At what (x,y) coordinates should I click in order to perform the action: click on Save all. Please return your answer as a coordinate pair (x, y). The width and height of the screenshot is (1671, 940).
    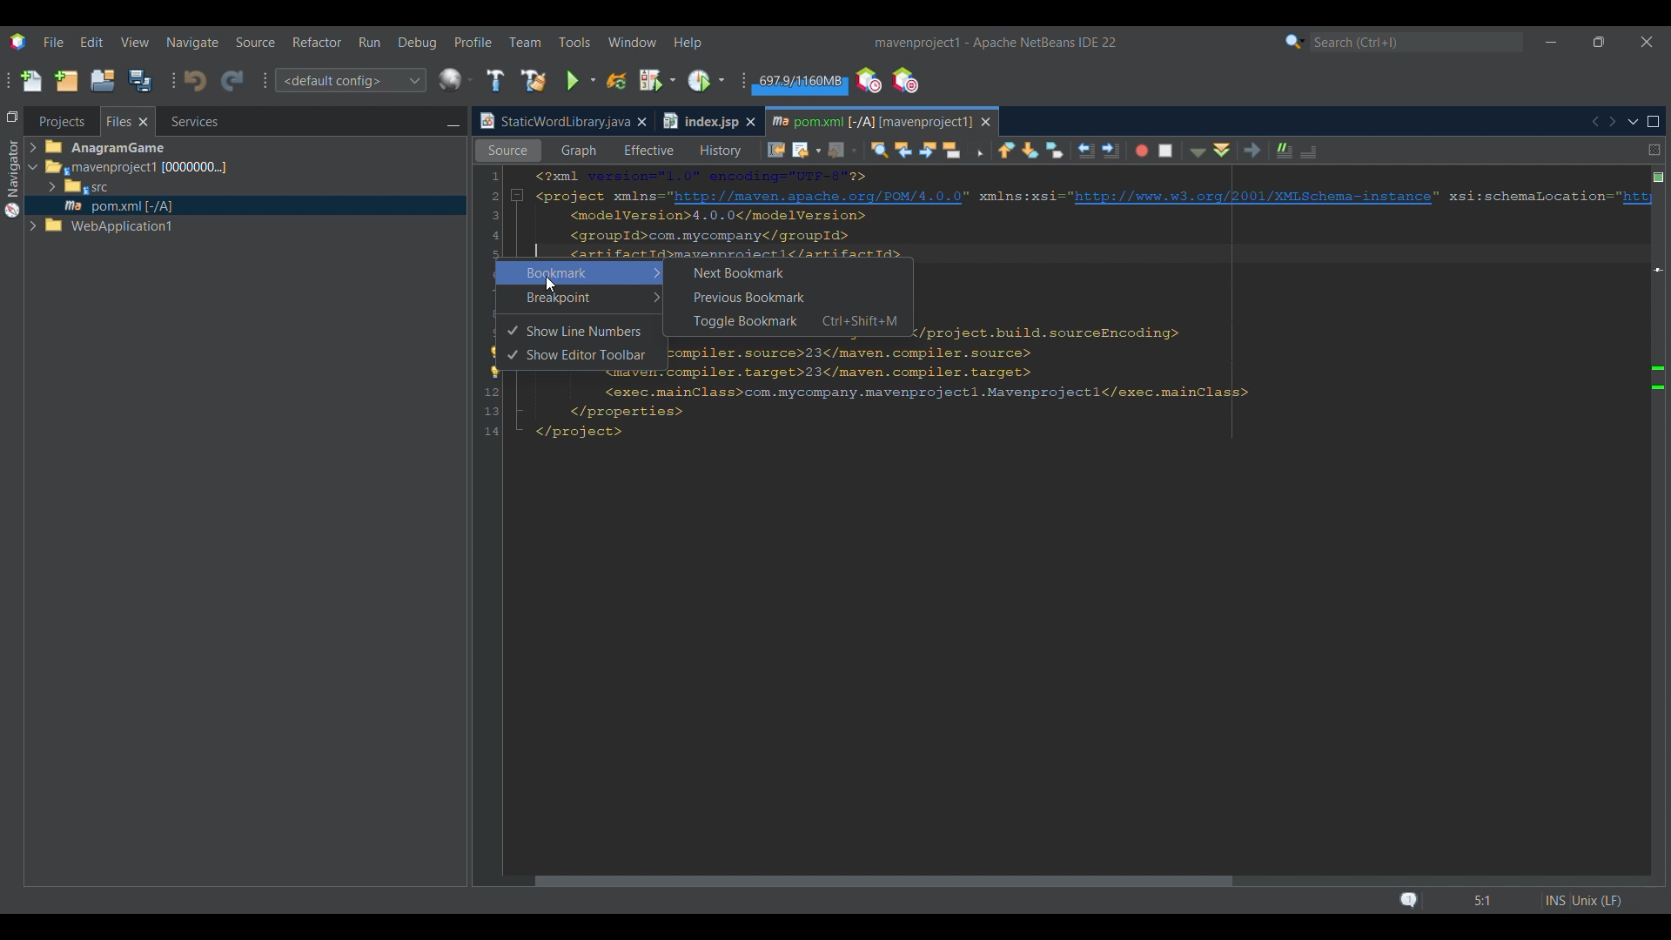
    Looking at the image, I should click on (140, 80).